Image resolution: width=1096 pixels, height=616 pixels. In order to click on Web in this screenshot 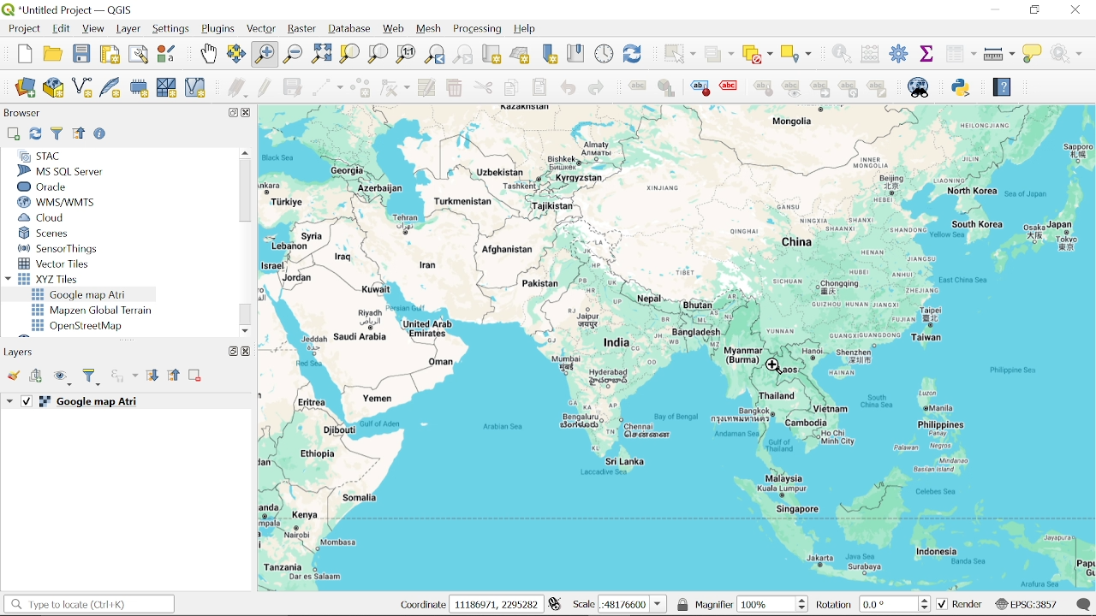, I will do `click(394, 29)`.